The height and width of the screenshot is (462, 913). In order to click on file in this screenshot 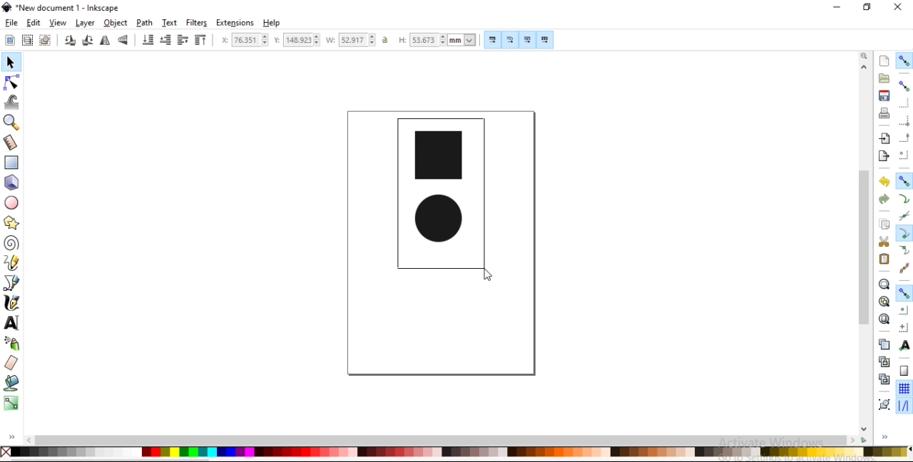, I will do `click(12, 23)`.